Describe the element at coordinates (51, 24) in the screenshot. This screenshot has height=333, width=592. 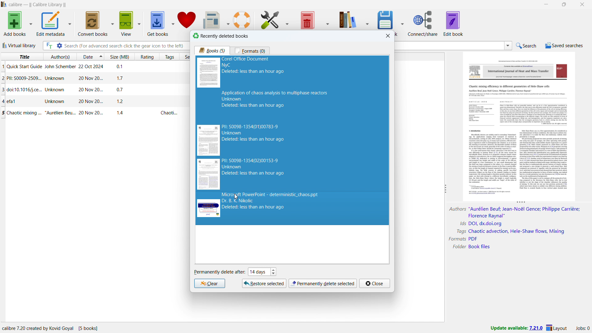
I see `edit metadata` at that location.